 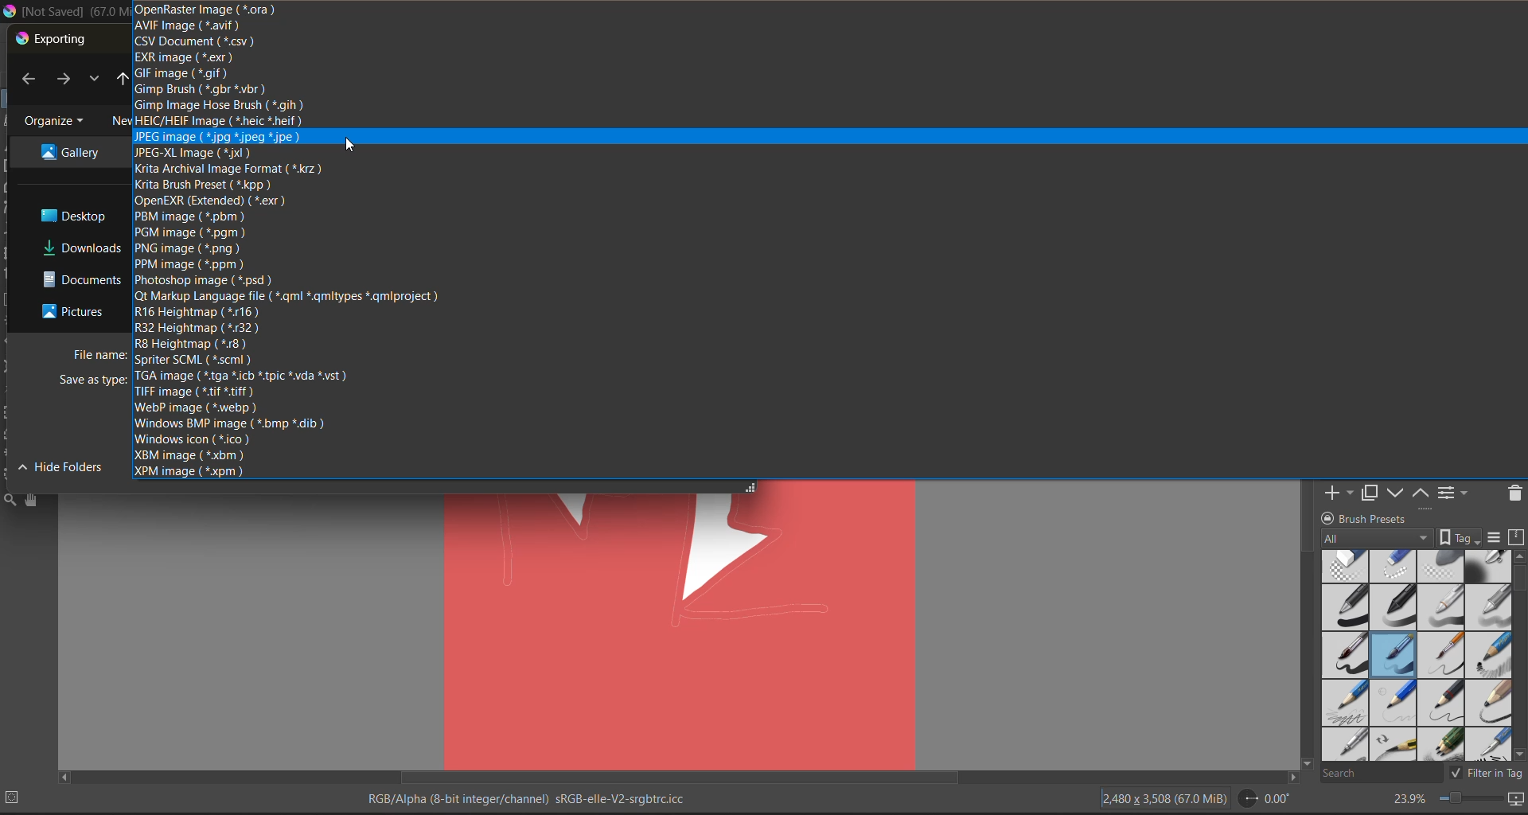 What do you see at coordinates (1418, 657) in the screenshot?
I see `brush presets` at bounding box center [1418, 657].